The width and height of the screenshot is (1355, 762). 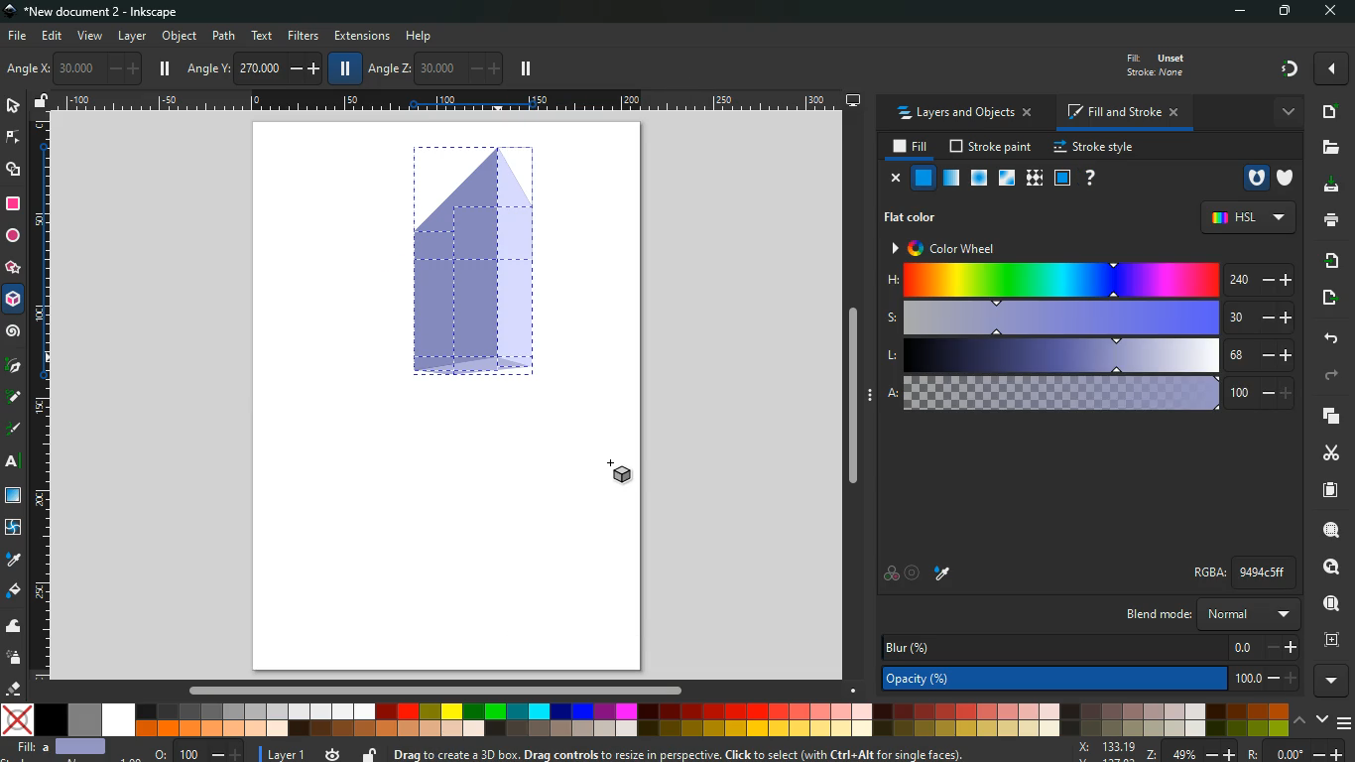 What do you see at coordinates (1201, 614) in the screenshot?
I see `blend mode` at bounding box center [1201, 614].